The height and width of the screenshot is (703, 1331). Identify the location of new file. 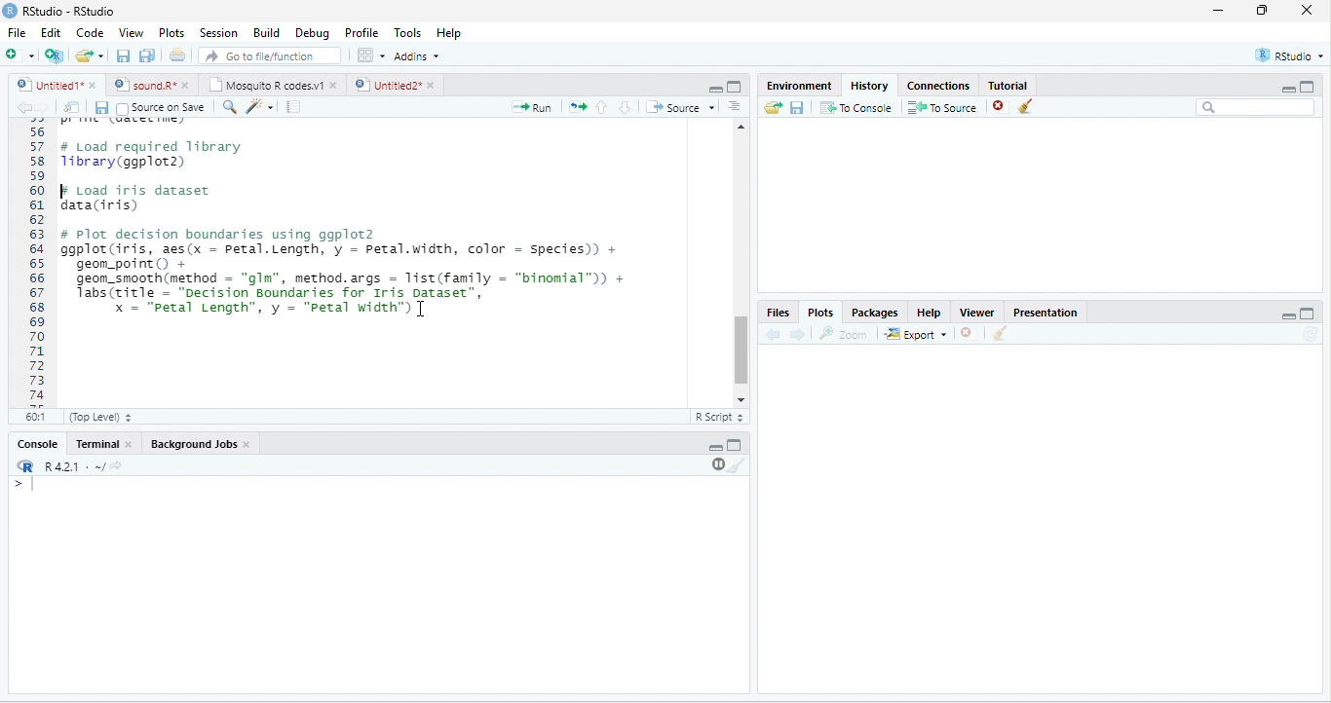
(19, 55).